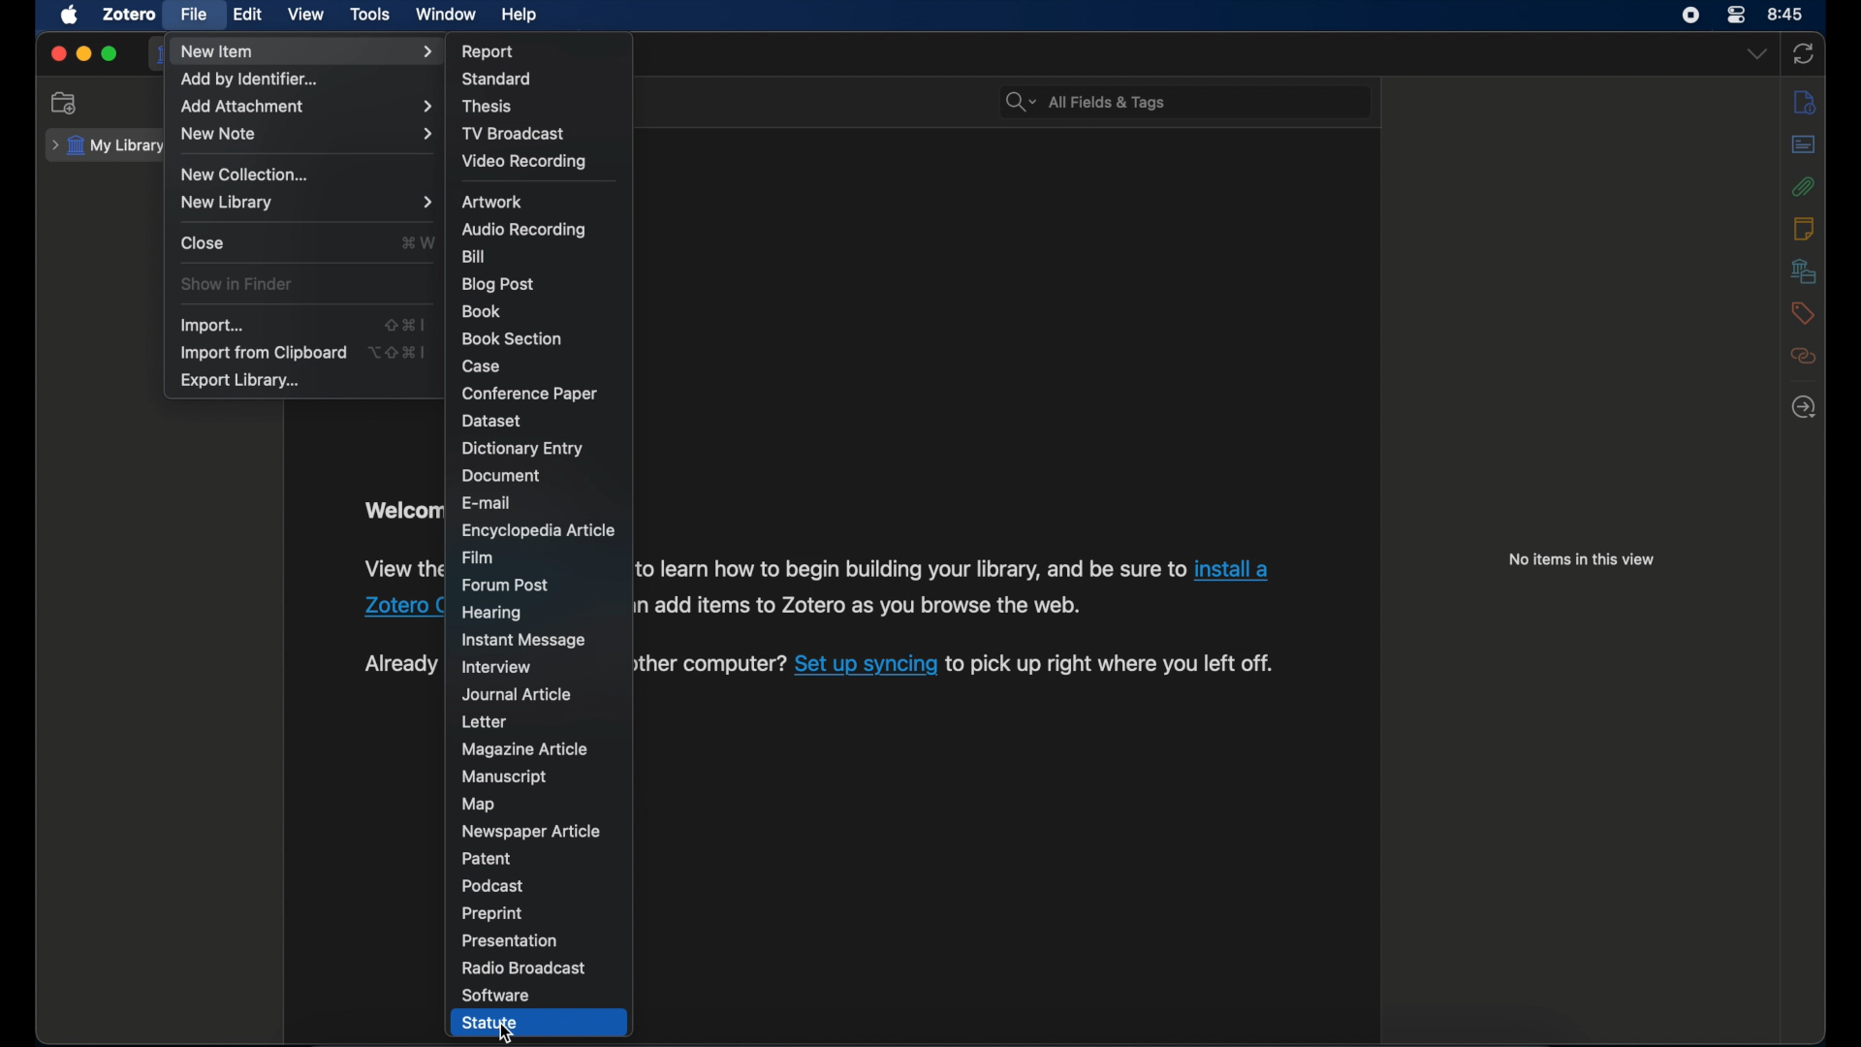 The image size is (1861, 1047). Describe the element at coordinates (403, 606) in the screenshot. I see `Zotero connector link` at that location.